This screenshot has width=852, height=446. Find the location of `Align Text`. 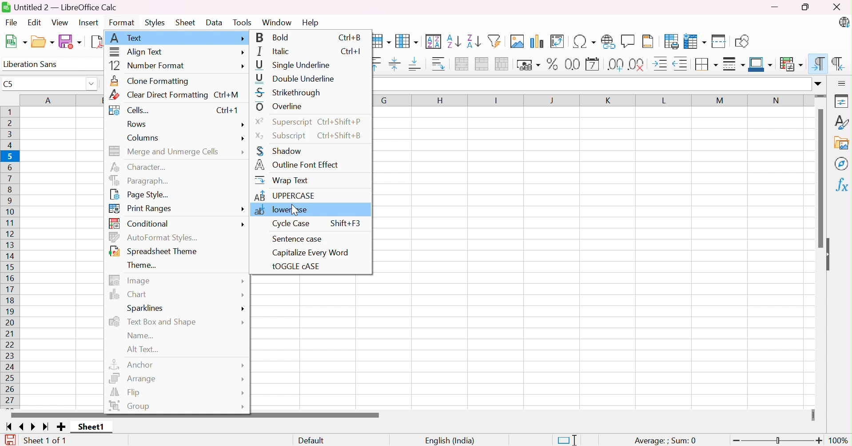

Align Text is located at coordinates (137, 52).